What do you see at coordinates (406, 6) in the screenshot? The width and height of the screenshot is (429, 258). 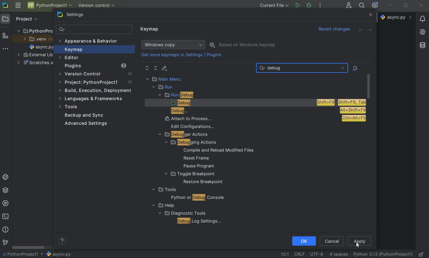 I see `restore down` at bounding box center [406, 6].